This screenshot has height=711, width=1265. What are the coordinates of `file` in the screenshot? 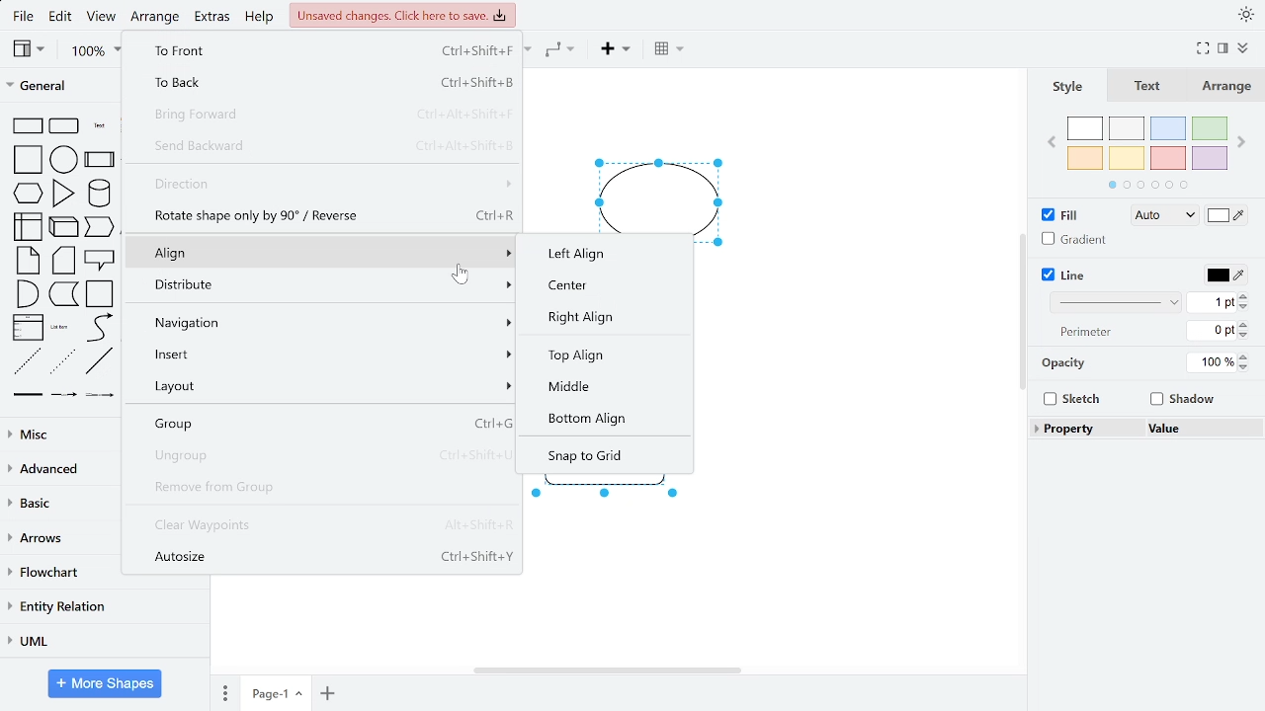 It's located at (24, 16).